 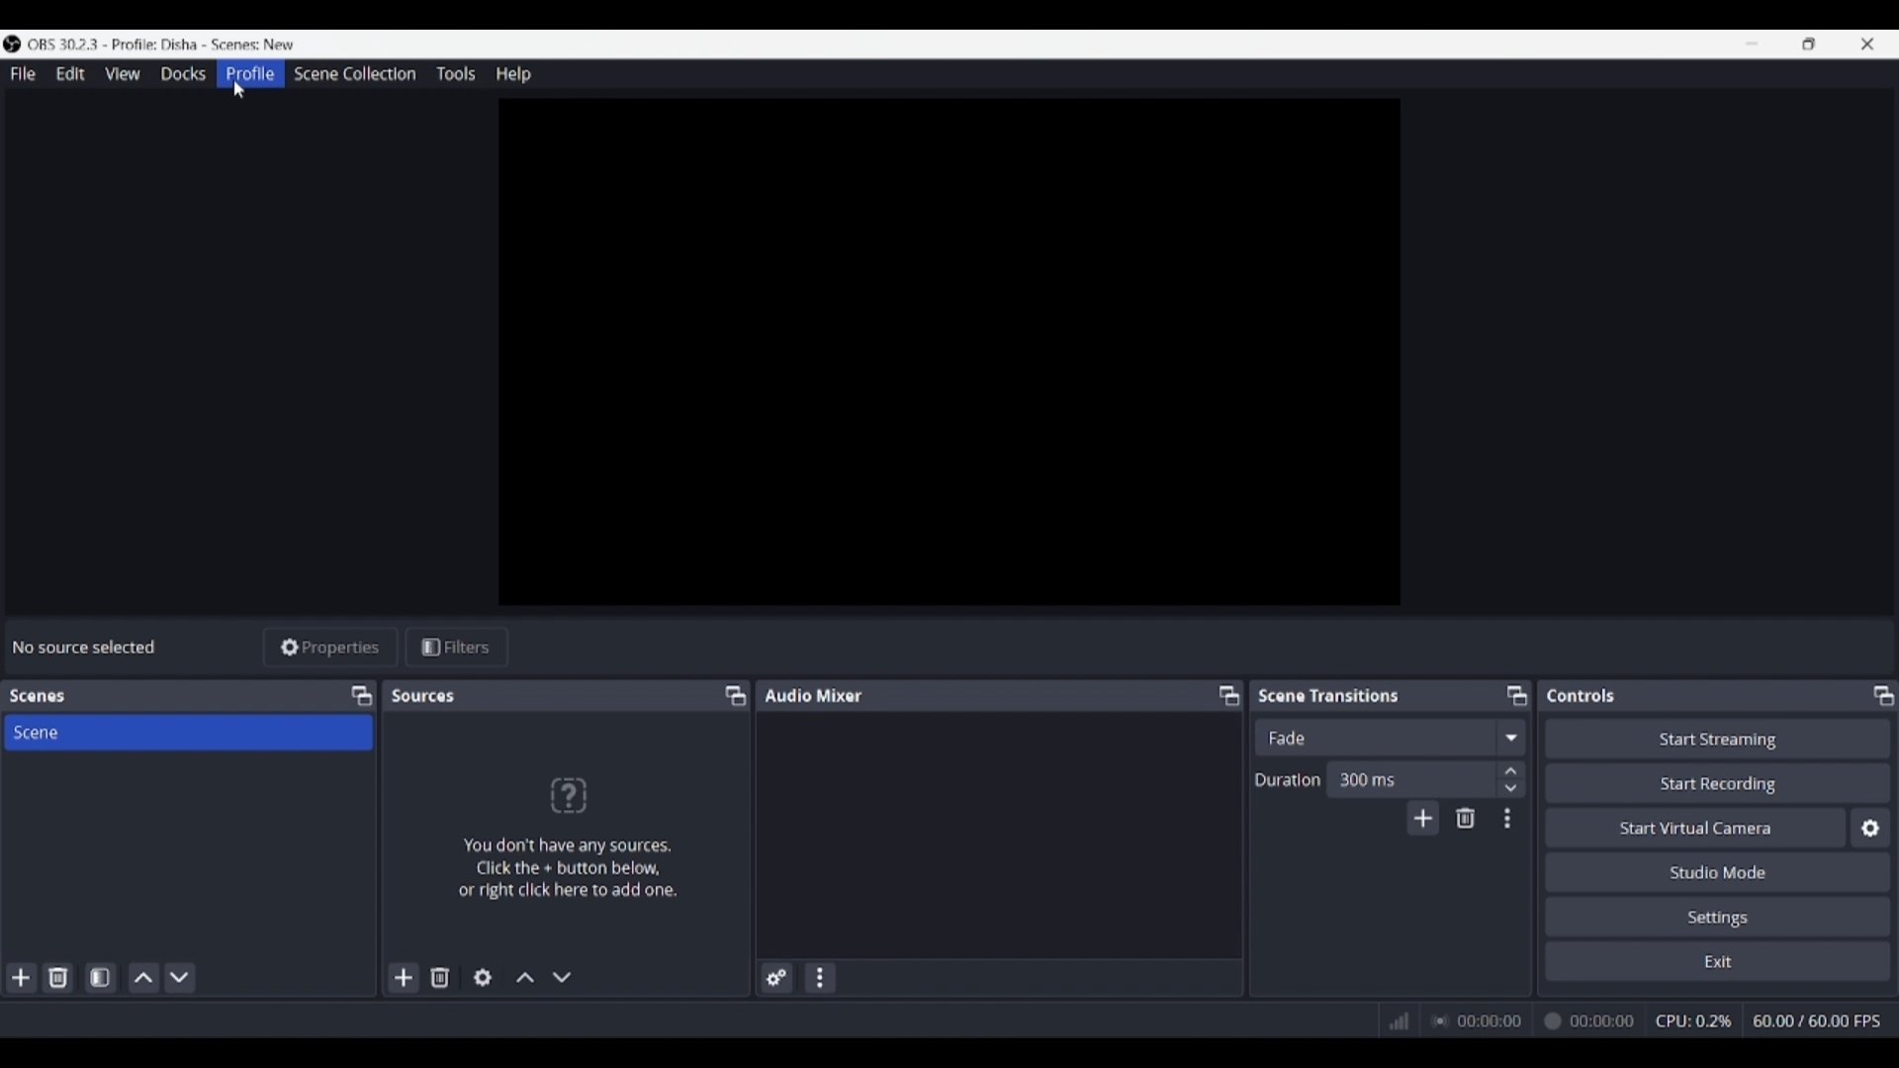 I want to click on Add transition, so click(x=1422, y=818).